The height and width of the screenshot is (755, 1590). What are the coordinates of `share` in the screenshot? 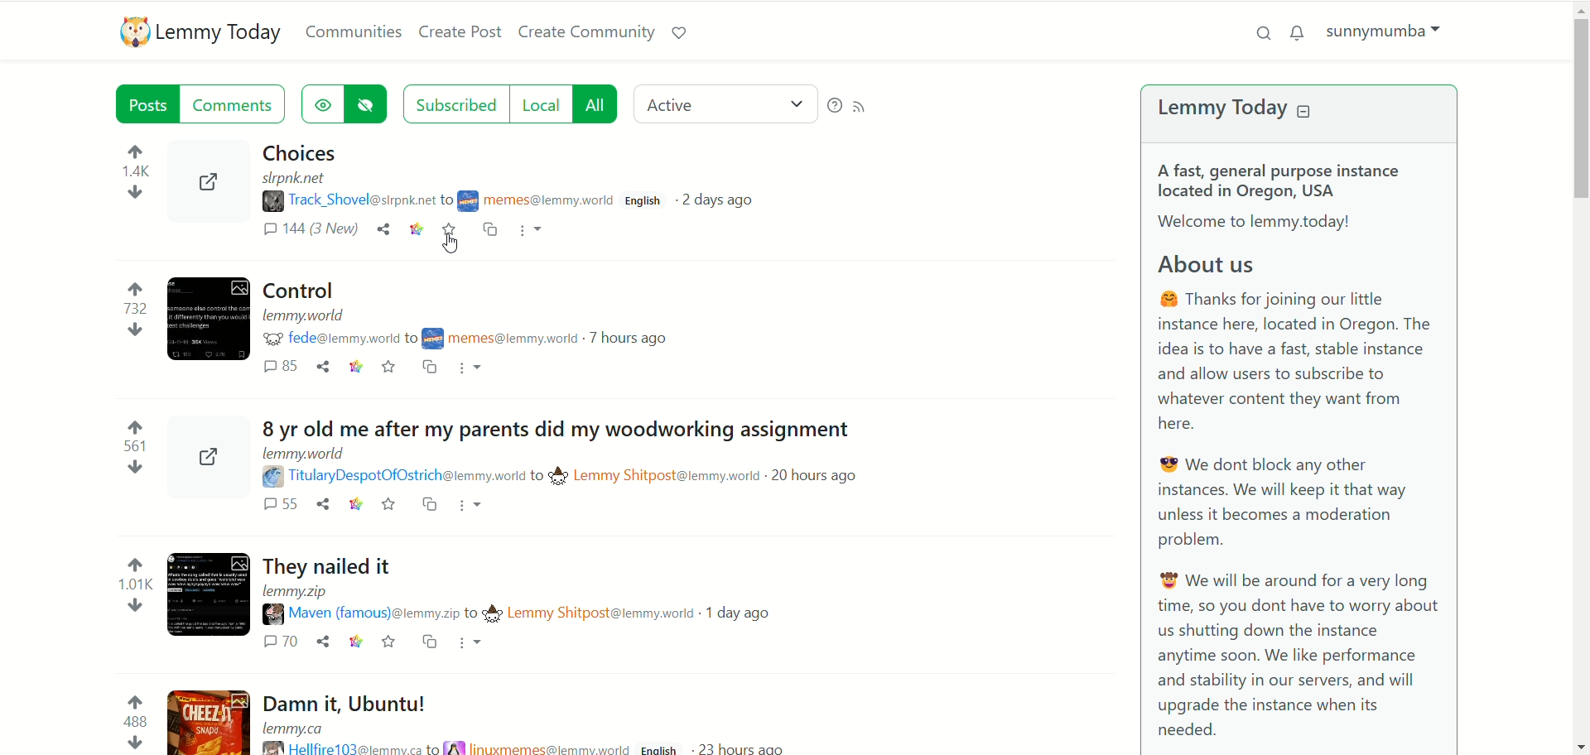 It's located at (325, 368).